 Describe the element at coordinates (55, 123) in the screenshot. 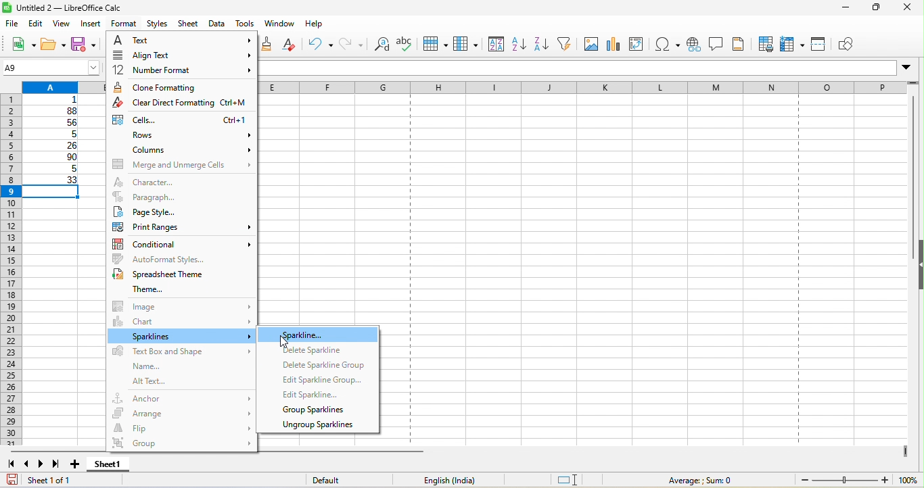

I see `56` at that location.